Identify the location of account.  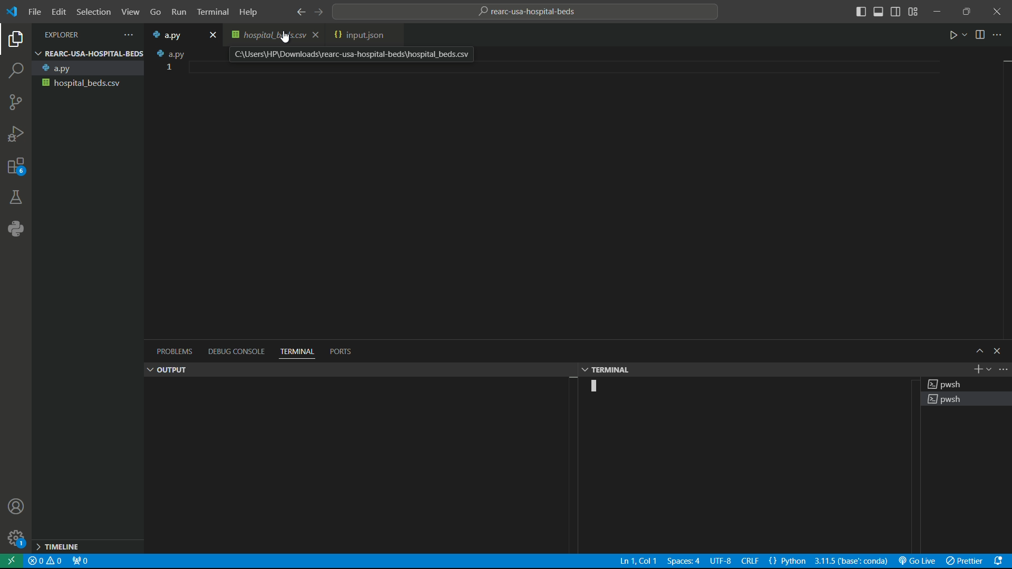
(17, 507).